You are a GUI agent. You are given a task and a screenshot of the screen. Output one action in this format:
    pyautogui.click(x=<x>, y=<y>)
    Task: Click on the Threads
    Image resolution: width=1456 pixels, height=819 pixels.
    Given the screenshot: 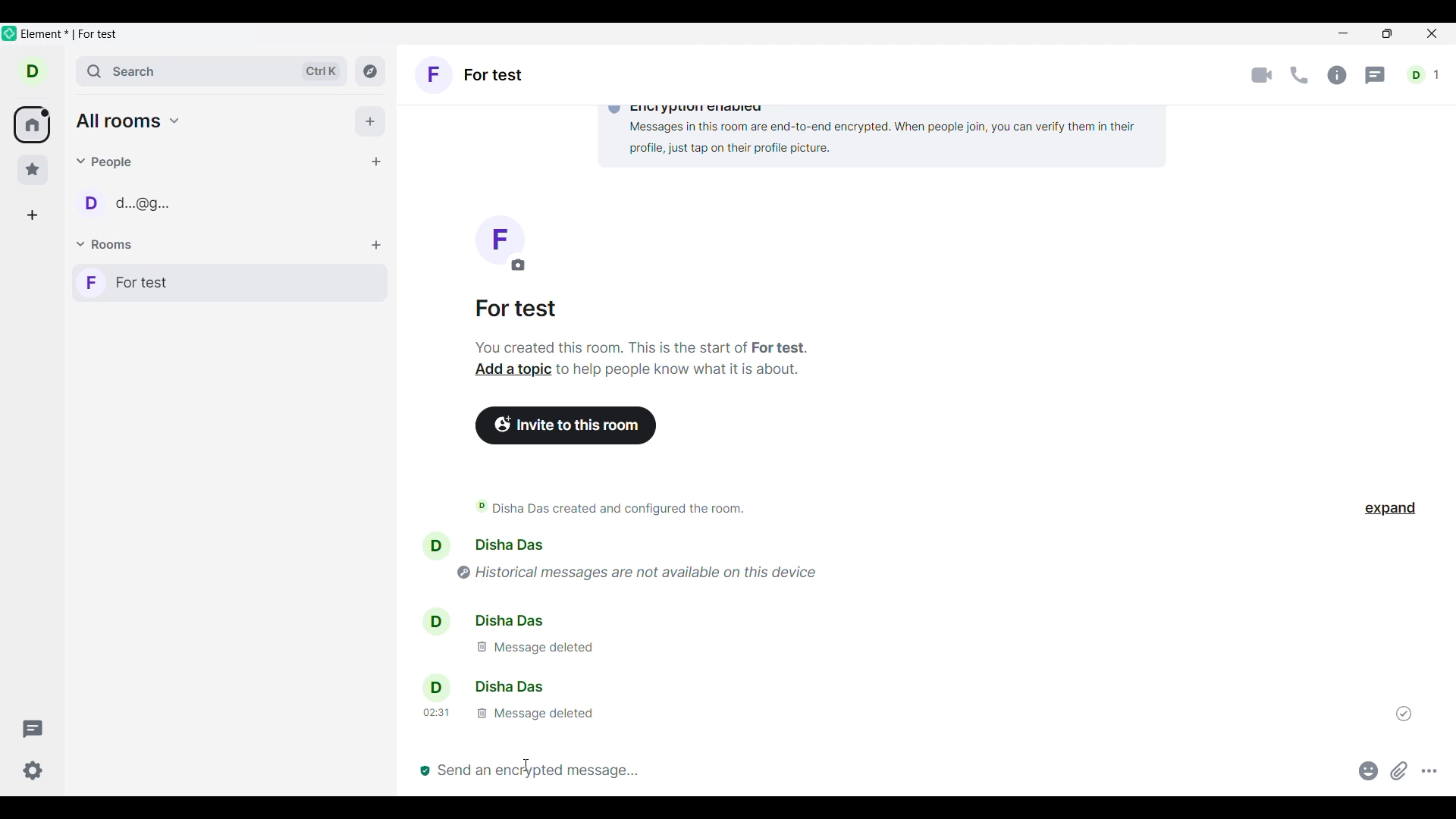 What is the action you would take?
    pyautogui.click(x=33, y=729)
    